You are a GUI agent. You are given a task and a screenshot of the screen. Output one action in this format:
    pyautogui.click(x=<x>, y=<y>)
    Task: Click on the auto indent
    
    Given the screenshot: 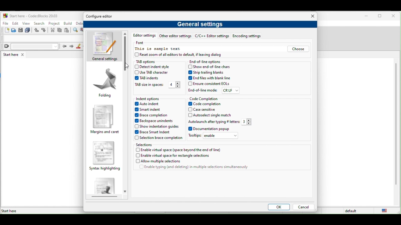 What is the action you would take?
    pyautogui.click(x=149, y=104)
    